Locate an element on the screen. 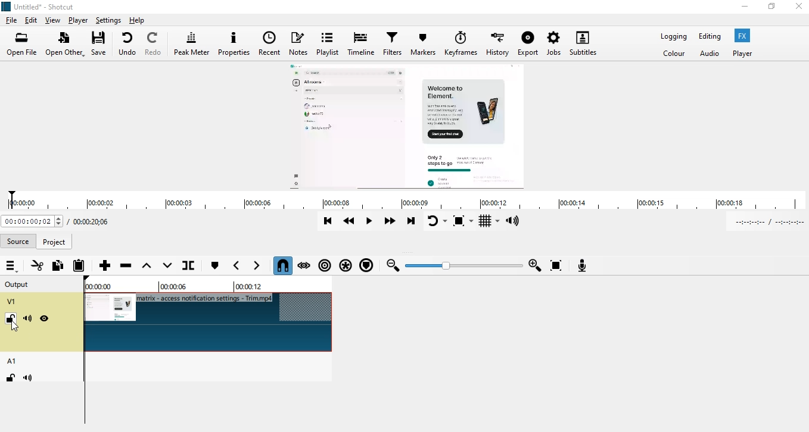  ripple is located at coordinates (325, 267).